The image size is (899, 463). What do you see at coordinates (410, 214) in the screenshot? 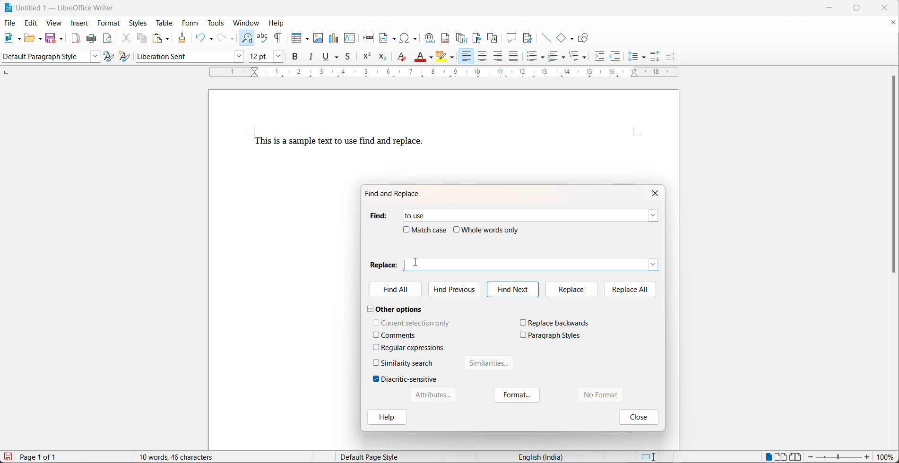
I see `to use` at bounding box center [410, 214].